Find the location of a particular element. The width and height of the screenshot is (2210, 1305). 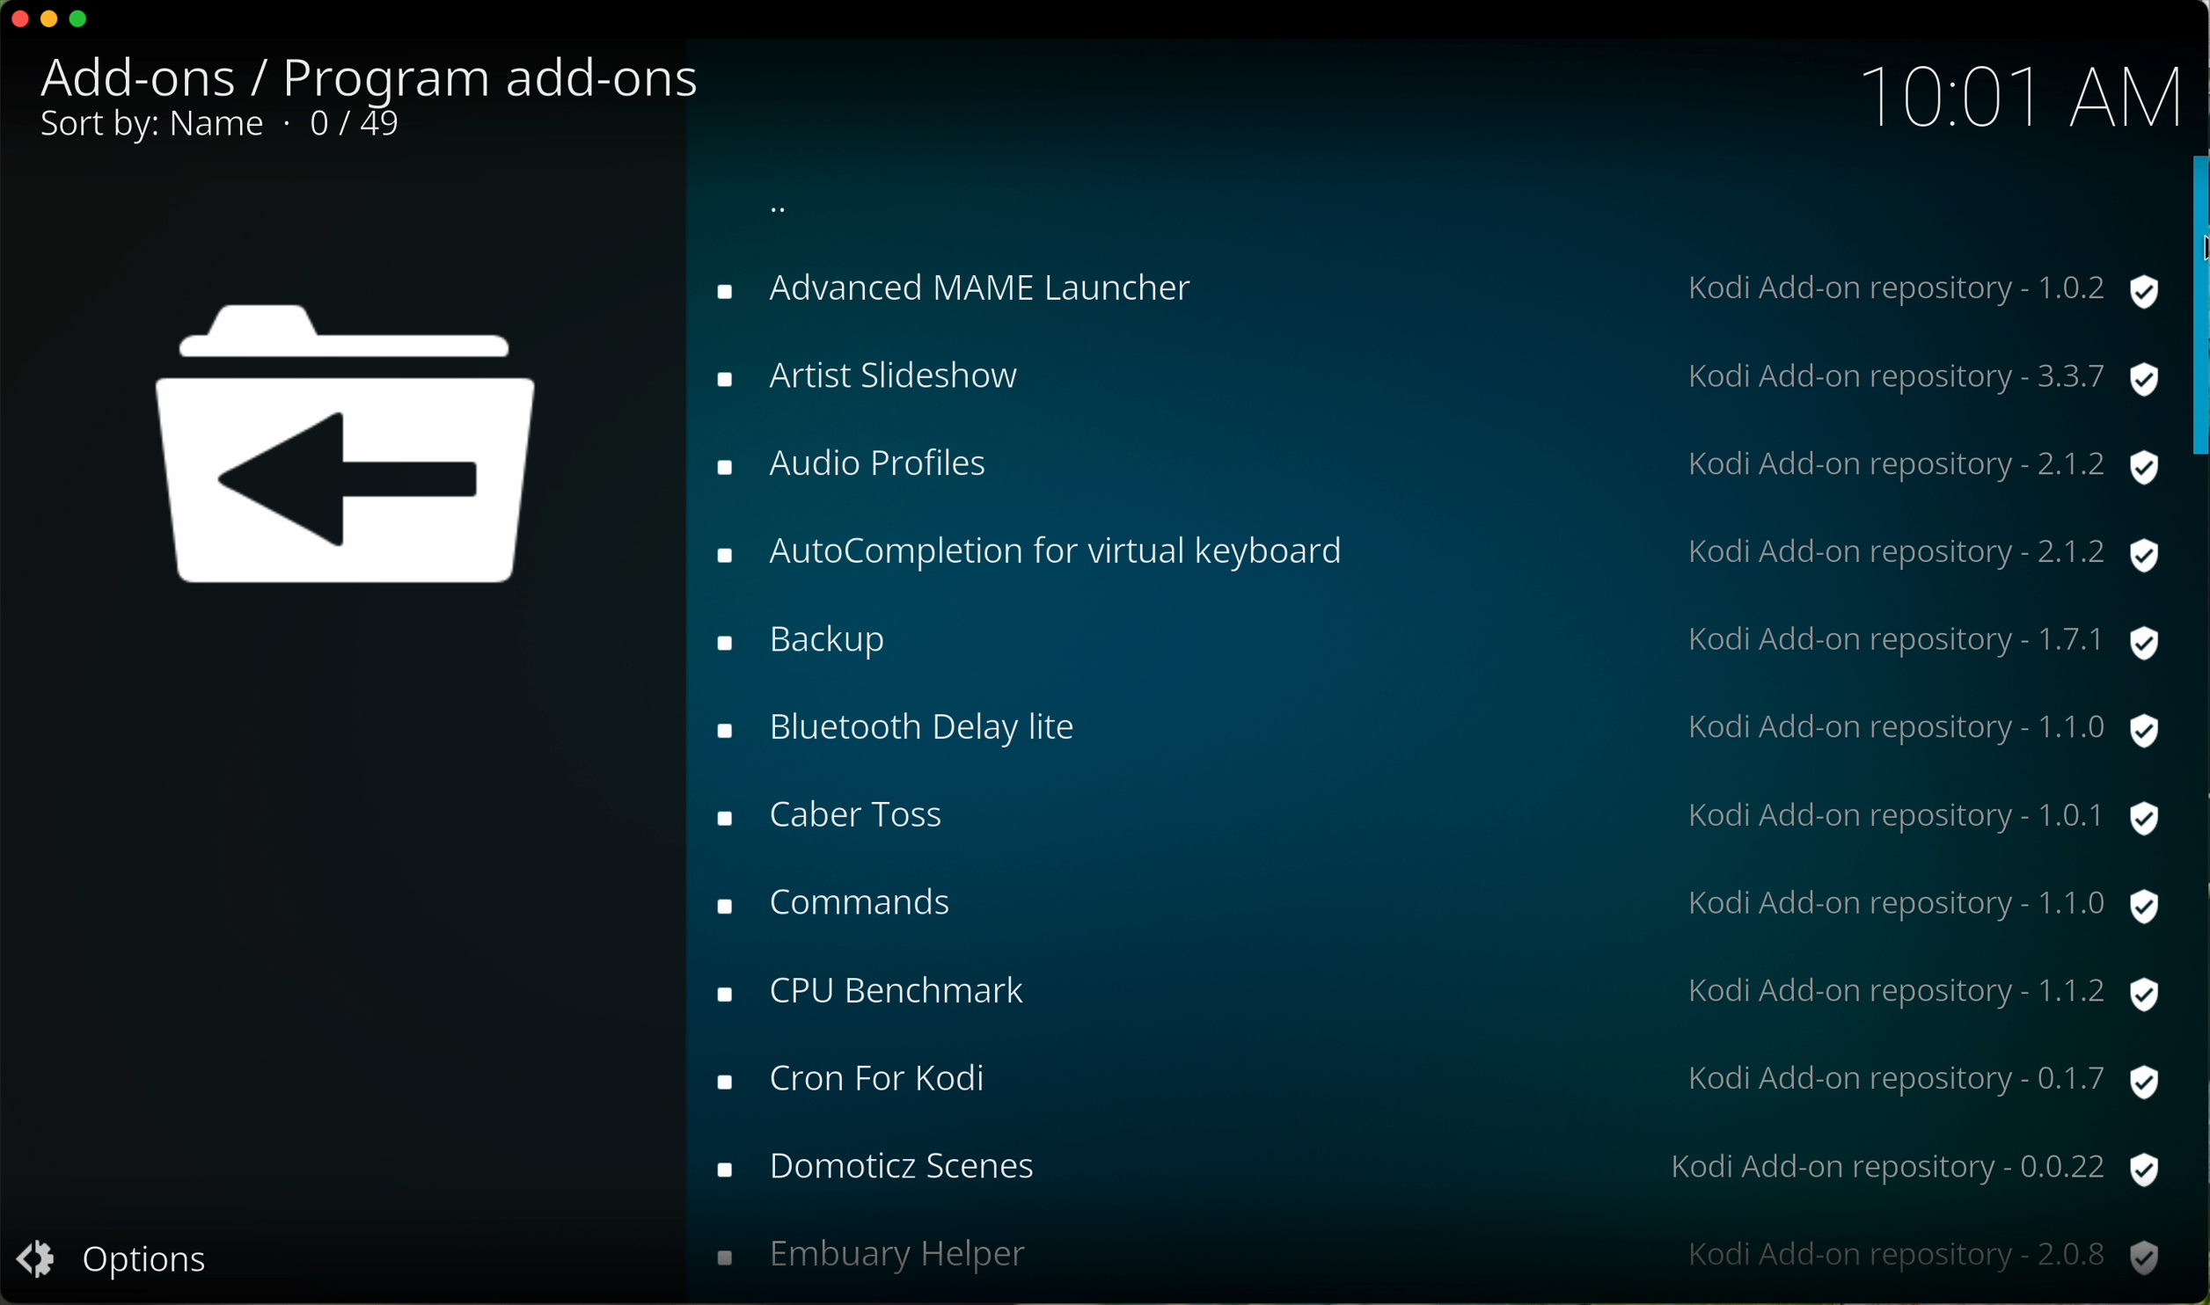

cron for kodi is located at coordinates (1433, 1082).